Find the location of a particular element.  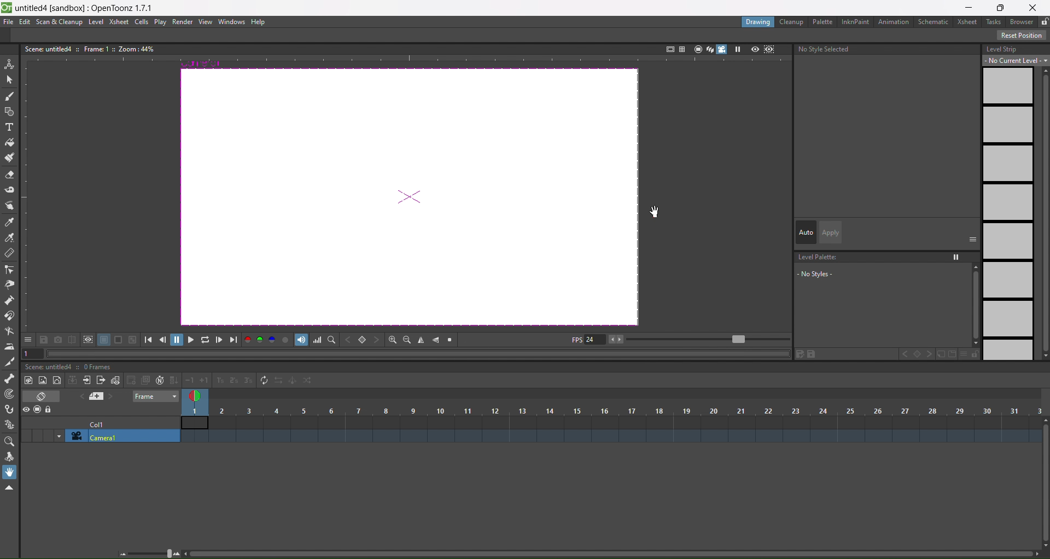

plastic tool is located at coordinates (10, 422).